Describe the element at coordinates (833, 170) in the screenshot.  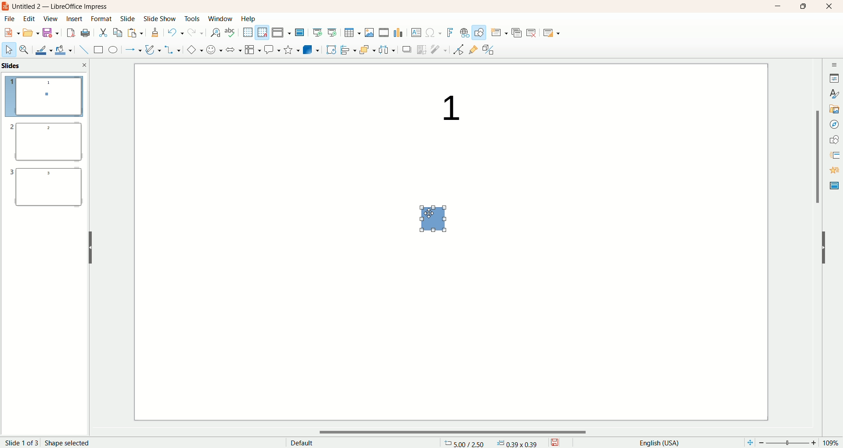
I see `animation` at that location.